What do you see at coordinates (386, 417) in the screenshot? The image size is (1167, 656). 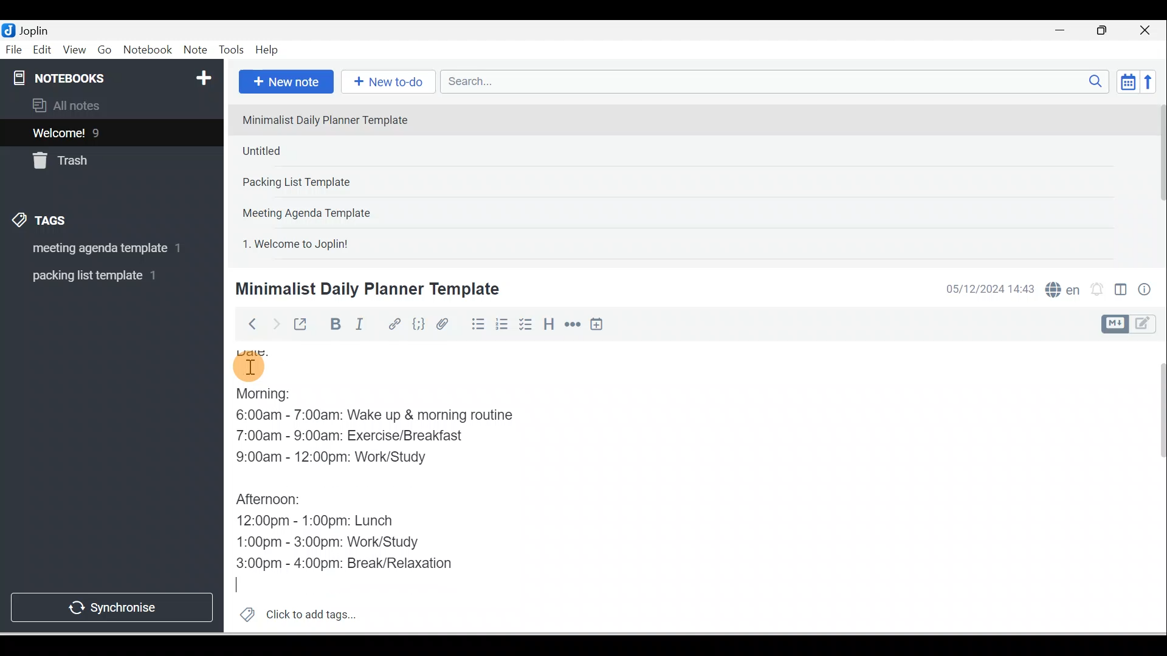 I see `6:00am - 7:00am: Wake up & morning routine` at bounding box center [386, 417].